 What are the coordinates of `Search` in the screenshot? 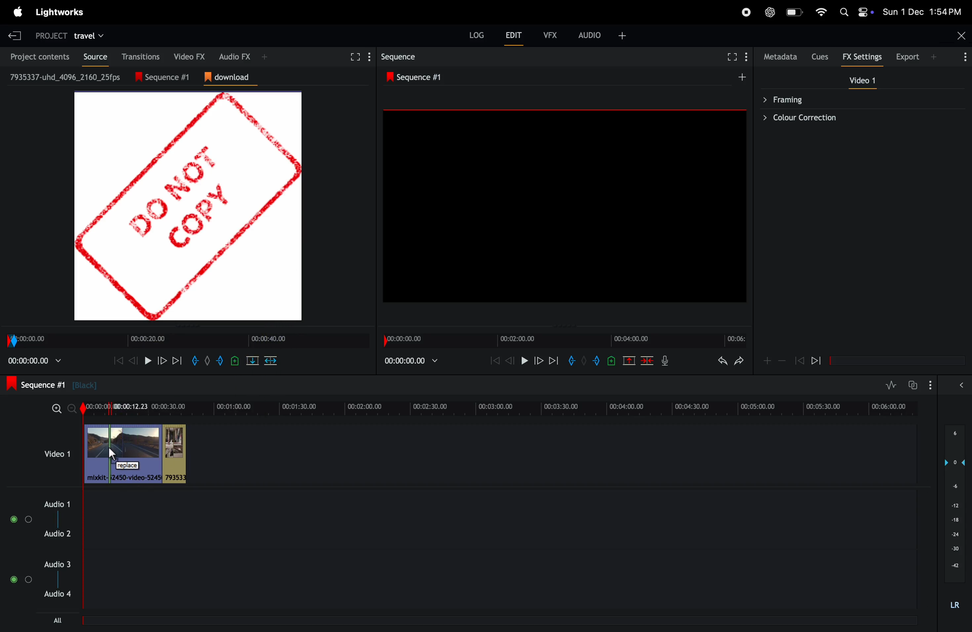 It's located at (844, 12).